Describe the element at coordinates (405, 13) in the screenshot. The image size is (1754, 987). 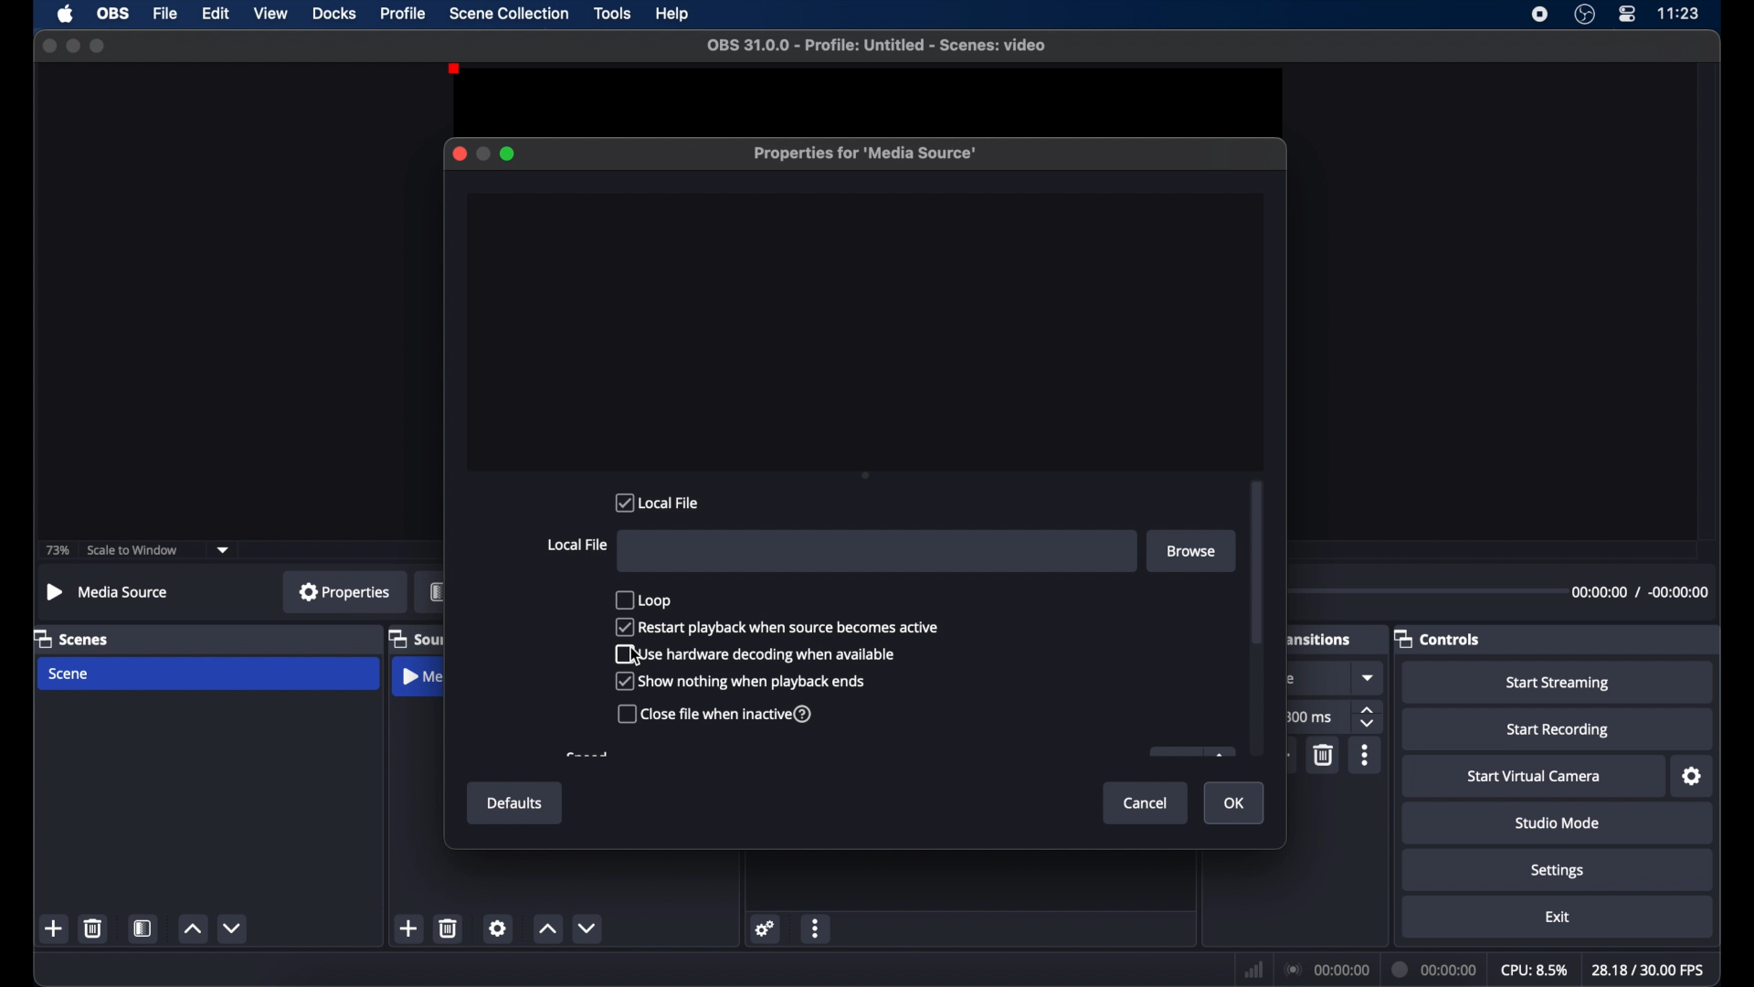
I see `profile` at that location.